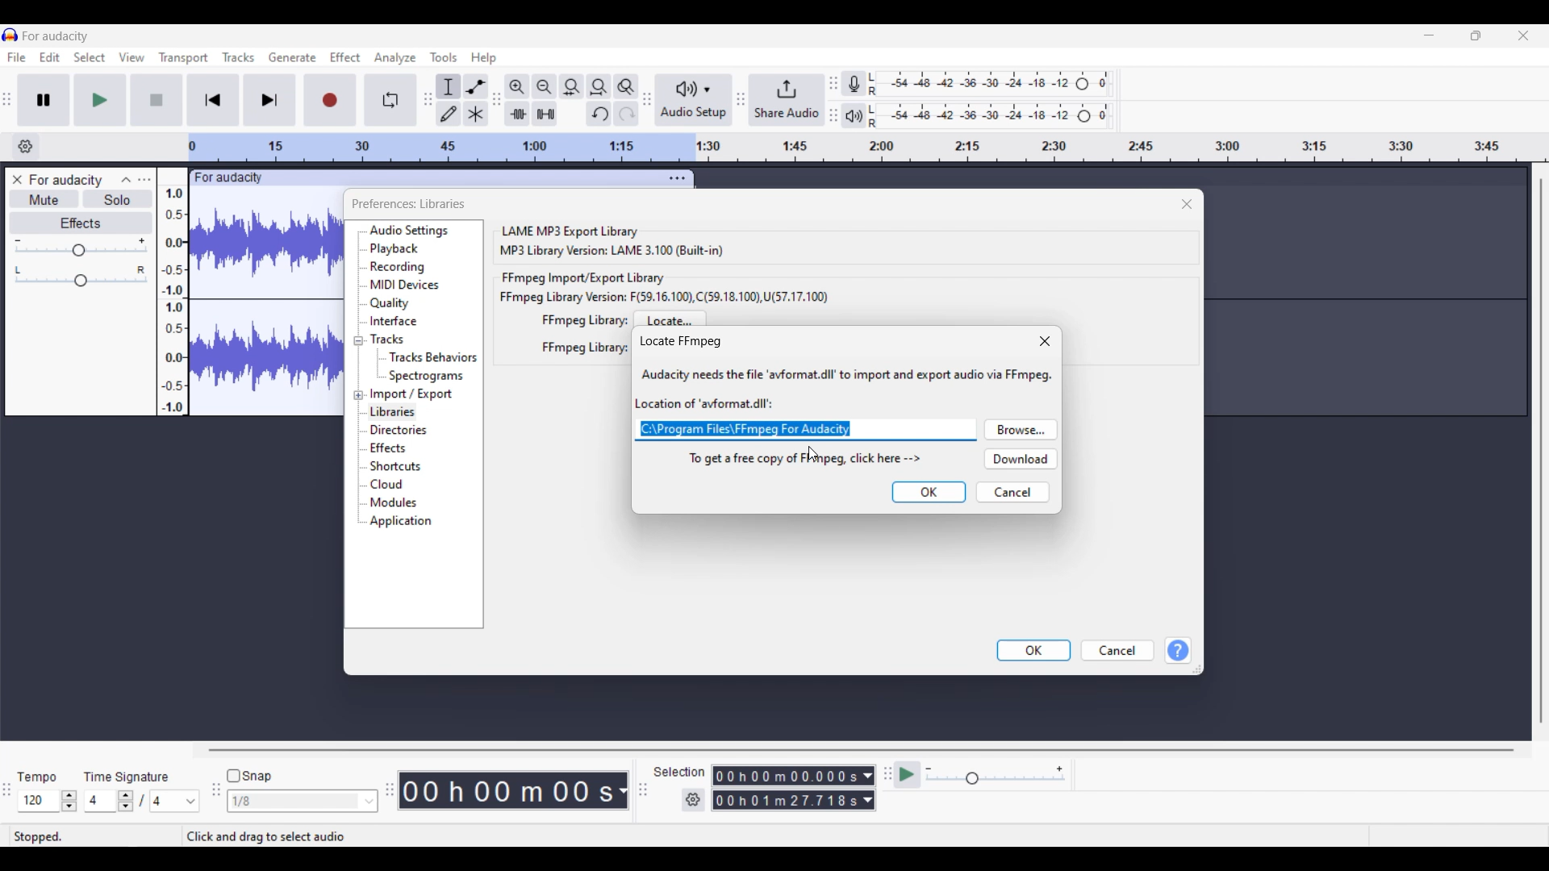  Describe the element at coordinates (868, 789) in the screenshot. I see `Duration measurement` at that location.